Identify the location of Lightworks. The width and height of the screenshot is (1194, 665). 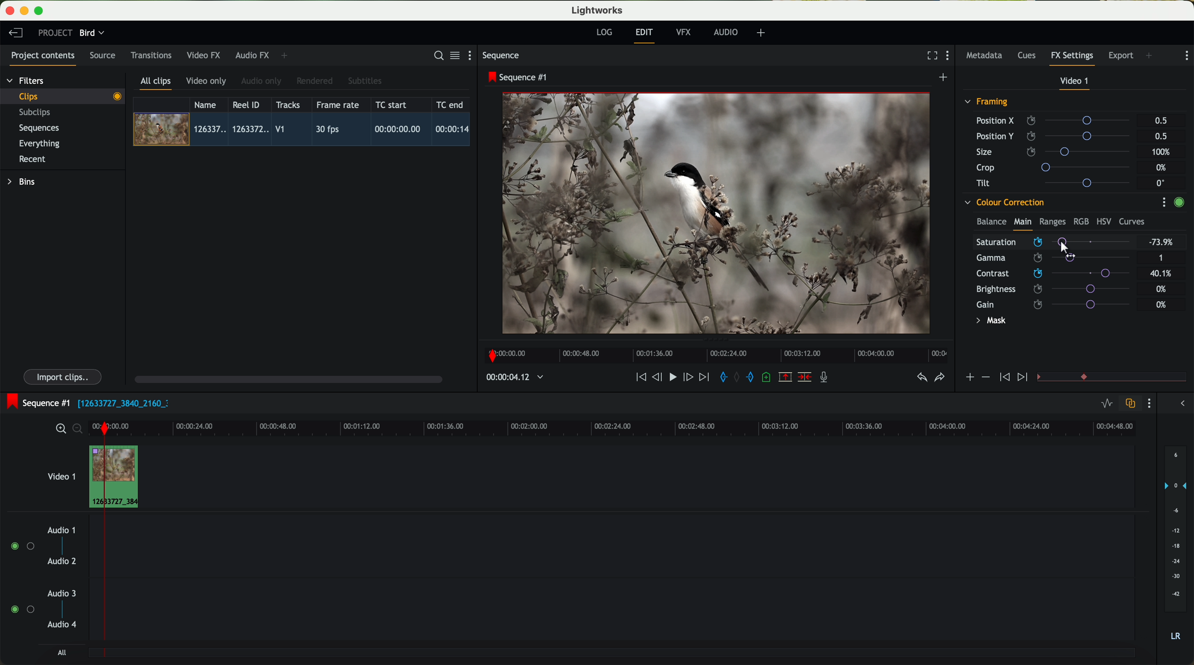
(598, 10).